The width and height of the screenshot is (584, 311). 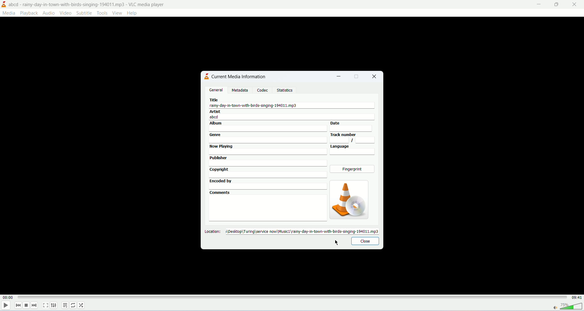 What do you see at coordinates (17, 305) in the screenshot?
I see `previous` at bounding box center [17, 305].